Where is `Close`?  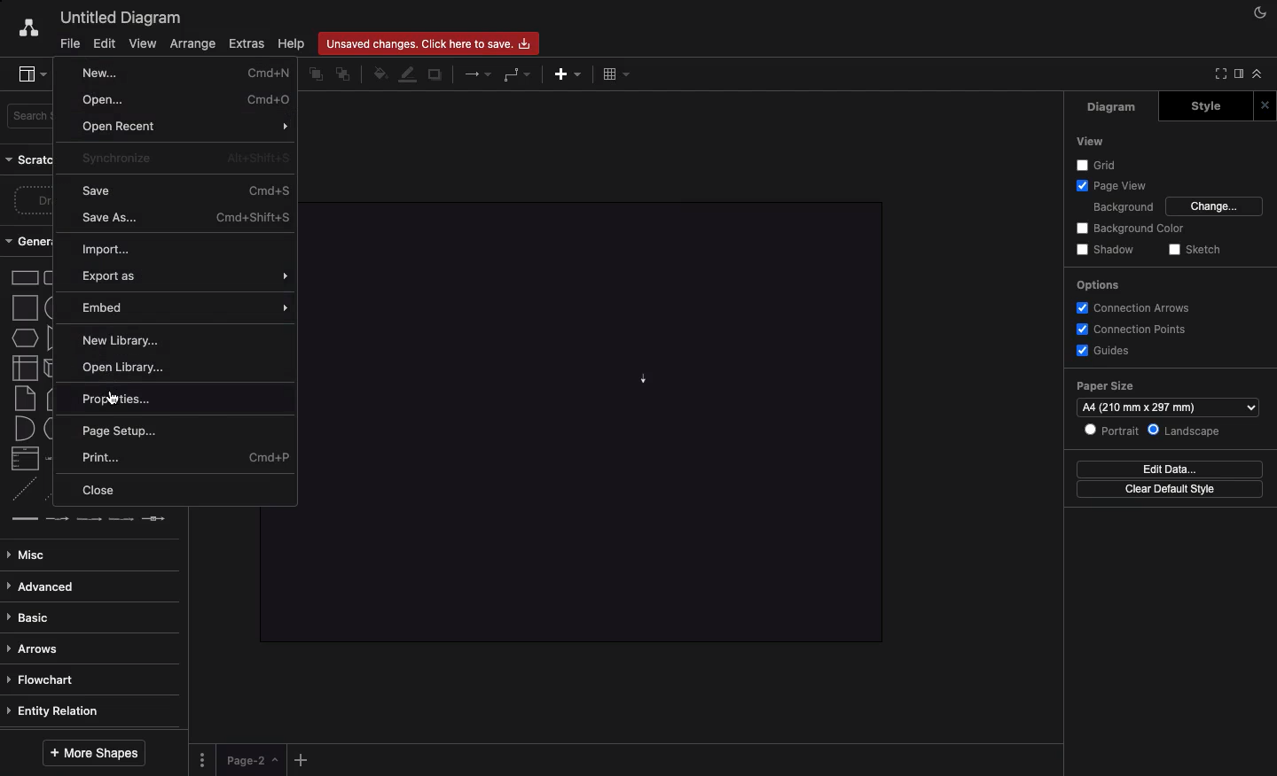 Close is located at coordinates (105, 492).